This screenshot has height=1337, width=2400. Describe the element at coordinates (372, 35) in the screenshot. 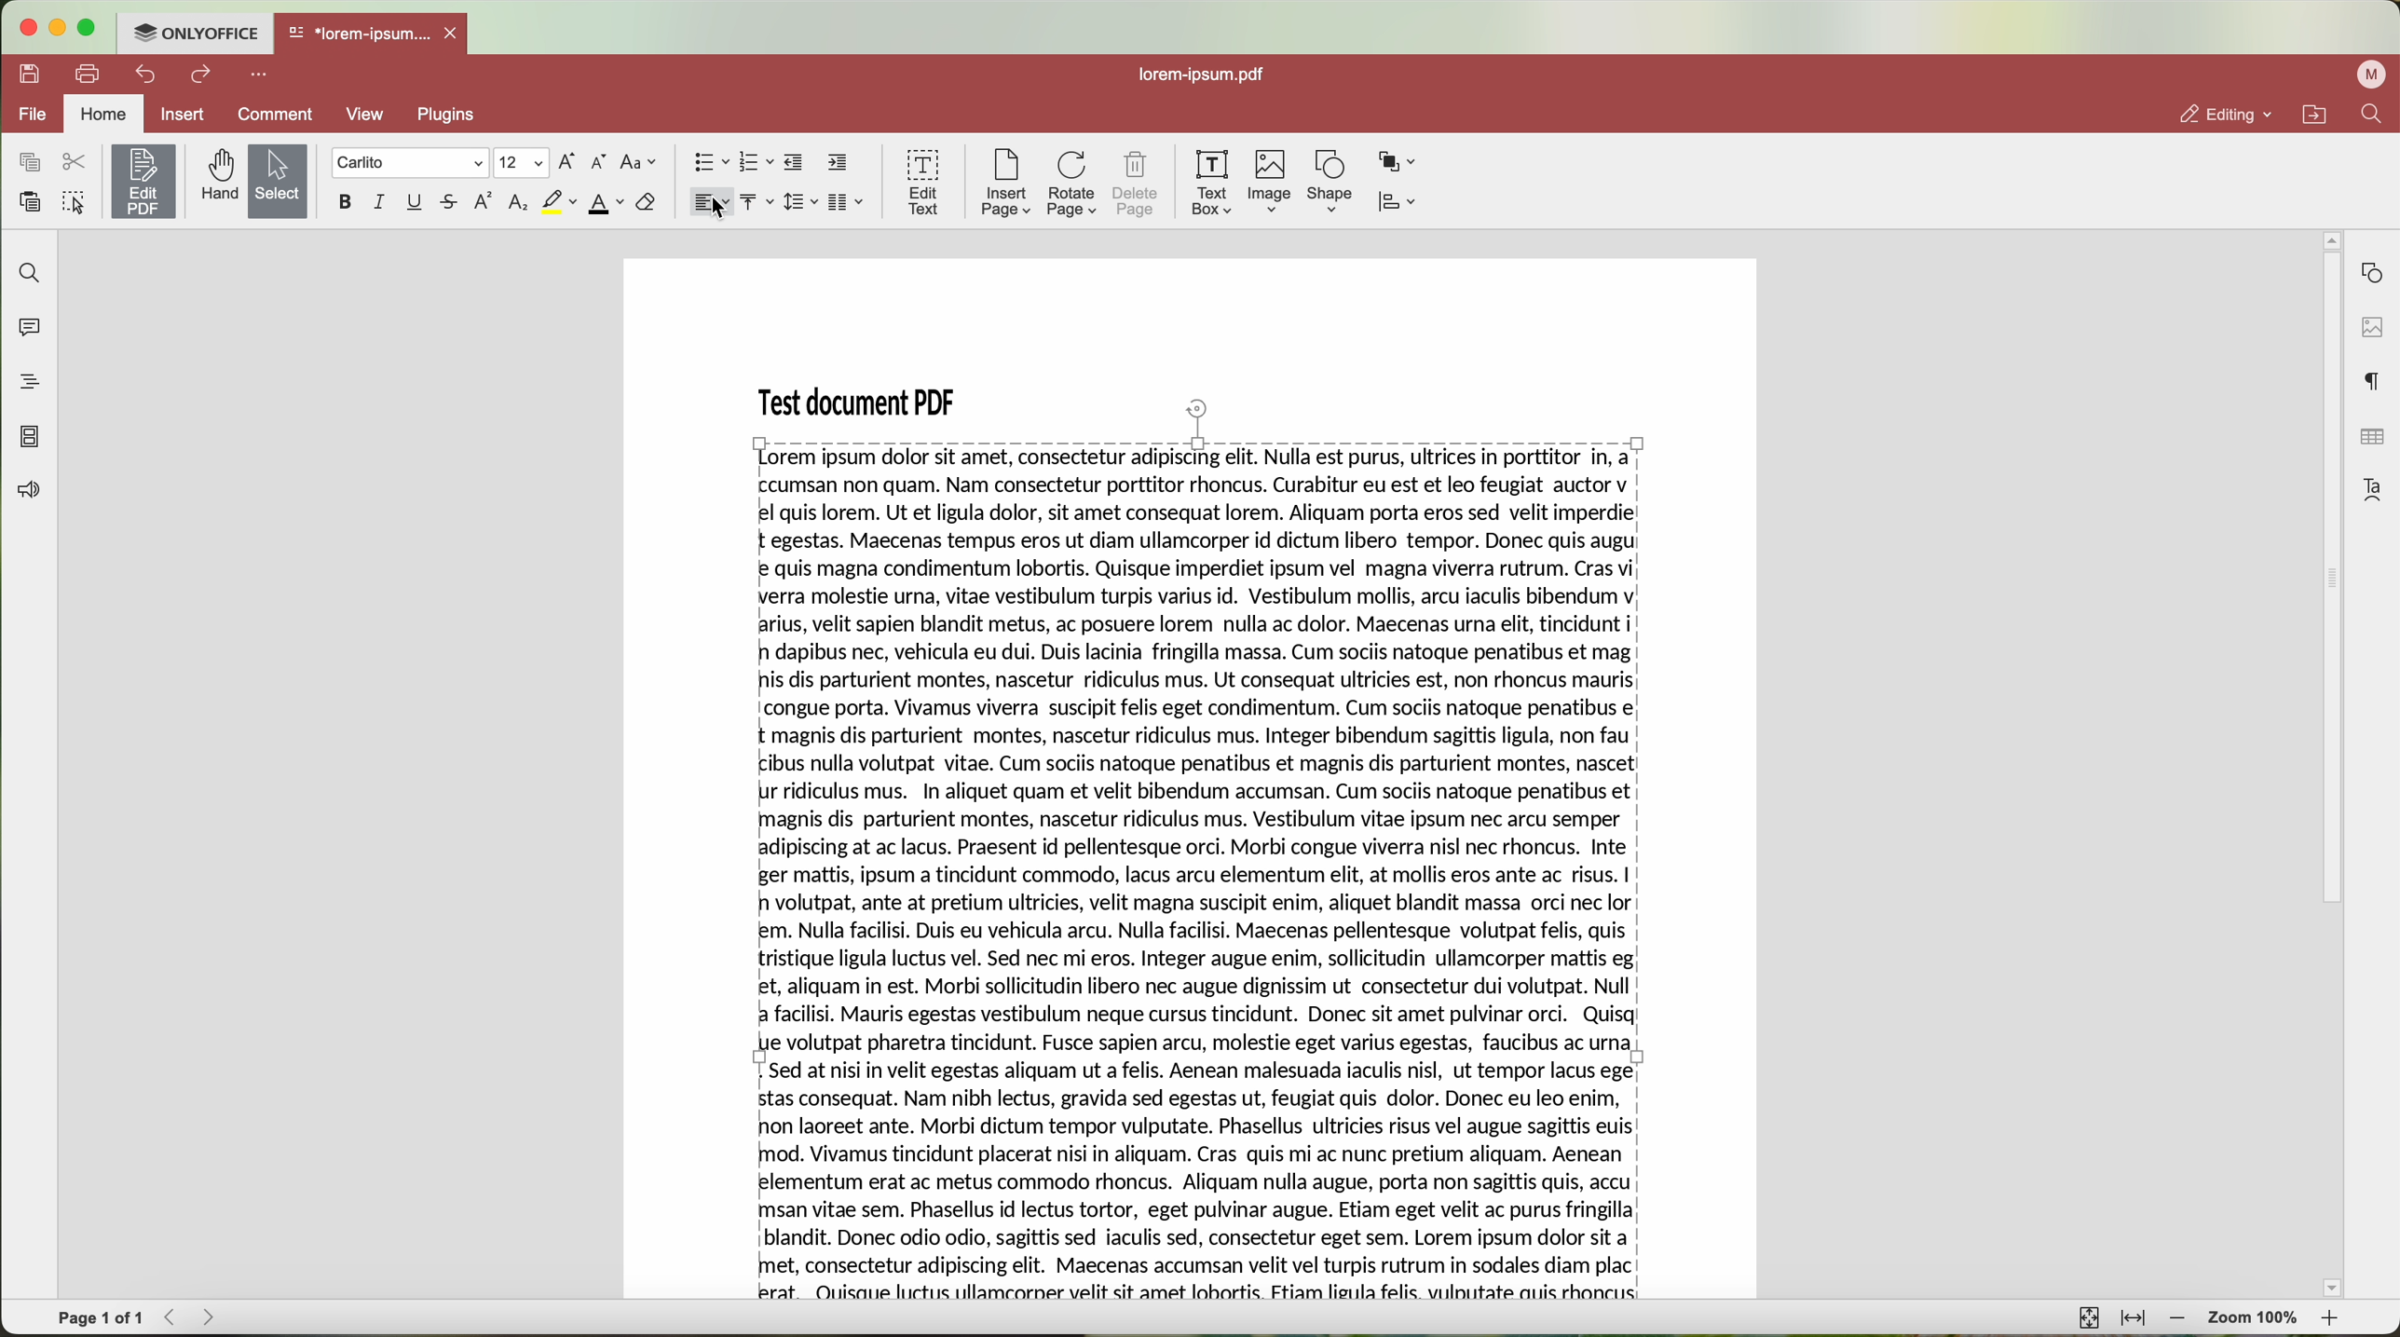

I see `open file` at that location.